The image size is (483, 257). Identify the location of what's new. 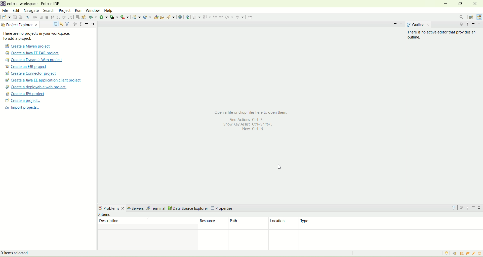
(480, 253).